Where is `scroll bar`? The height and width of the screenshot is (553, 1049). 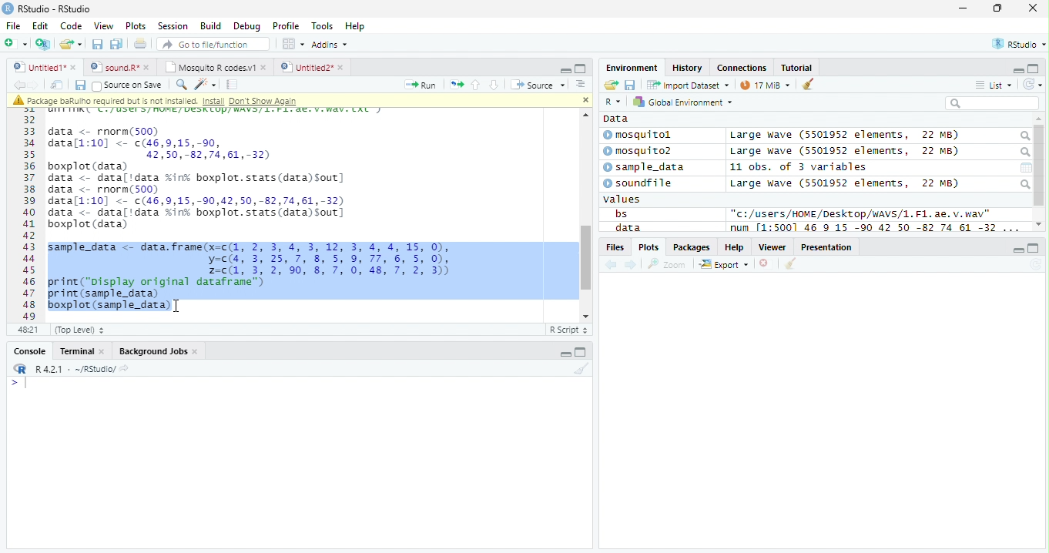 scroll bar is located at coordinates (1040, 166).